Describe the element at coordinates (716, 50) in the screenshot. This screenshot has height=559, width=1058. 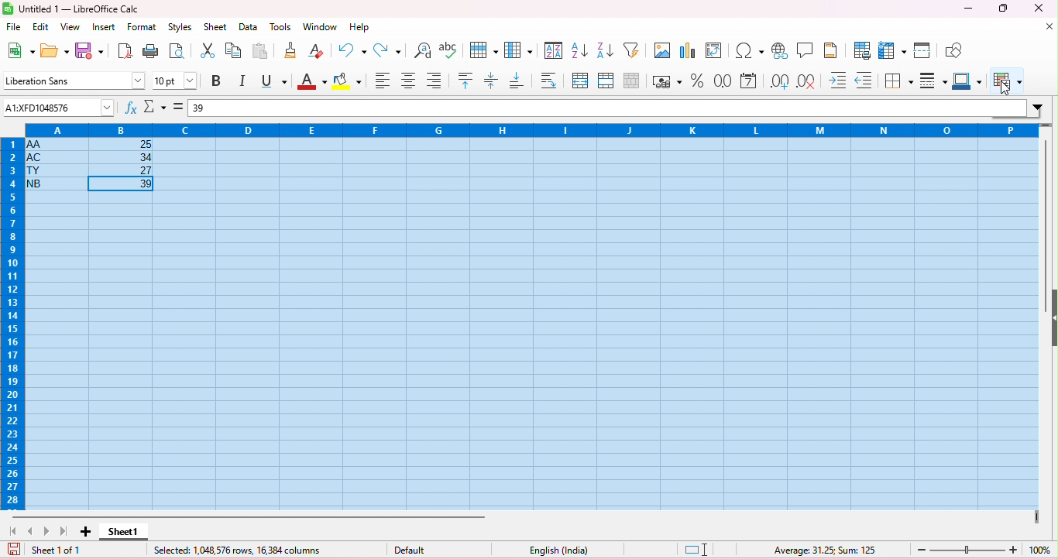
I see `insert pivot table` at that location.